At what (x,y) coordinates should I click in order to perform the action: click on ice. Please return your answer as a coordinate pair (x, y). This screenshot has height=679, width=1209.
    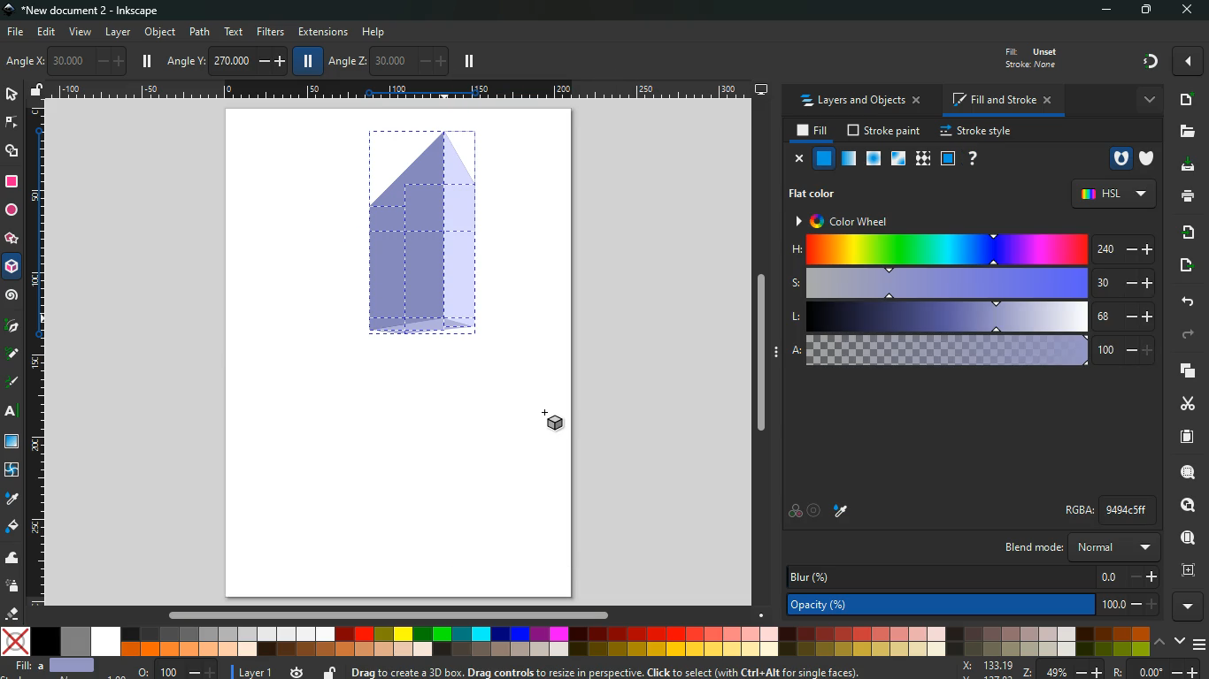
    Looking at the image, I should click on (872, 160).